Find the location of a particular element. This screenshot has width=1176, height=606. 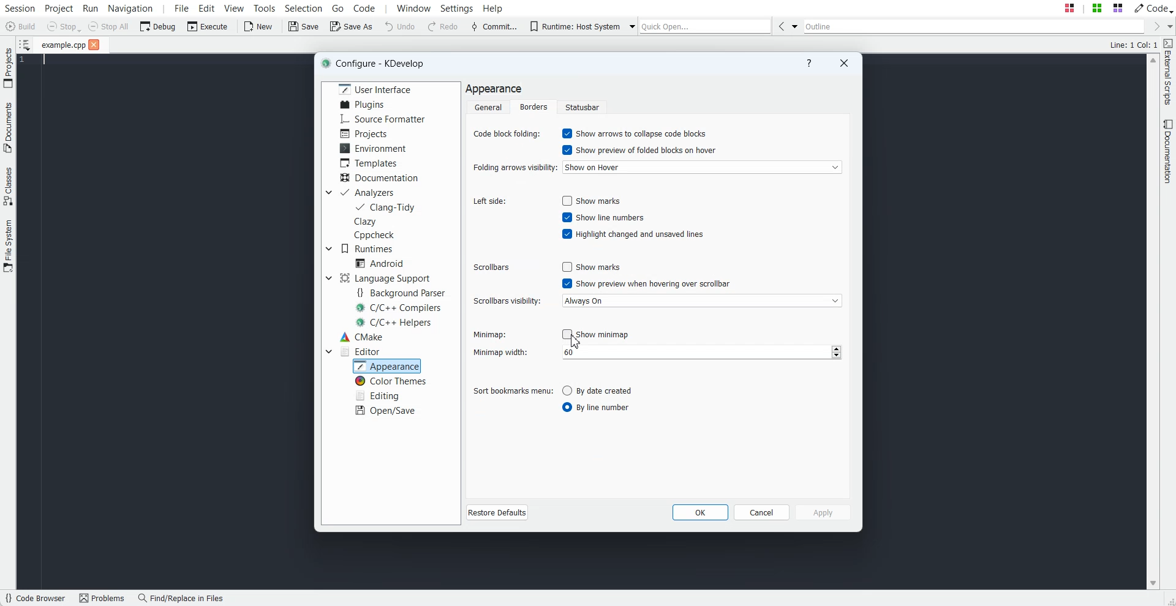

Code Block folding is located at coordinates (507, 133).